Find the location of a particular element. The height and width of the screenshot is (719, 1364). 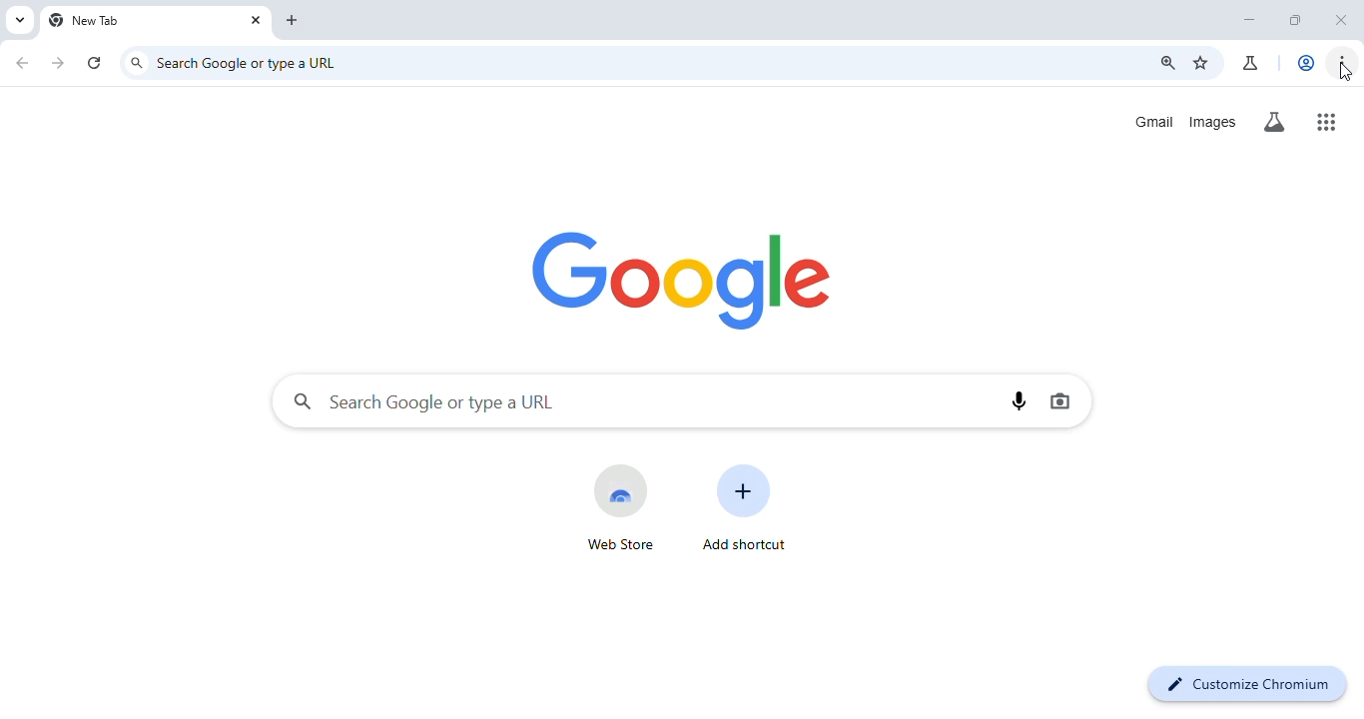

customize chromium is located at coordinates (1246, 682).